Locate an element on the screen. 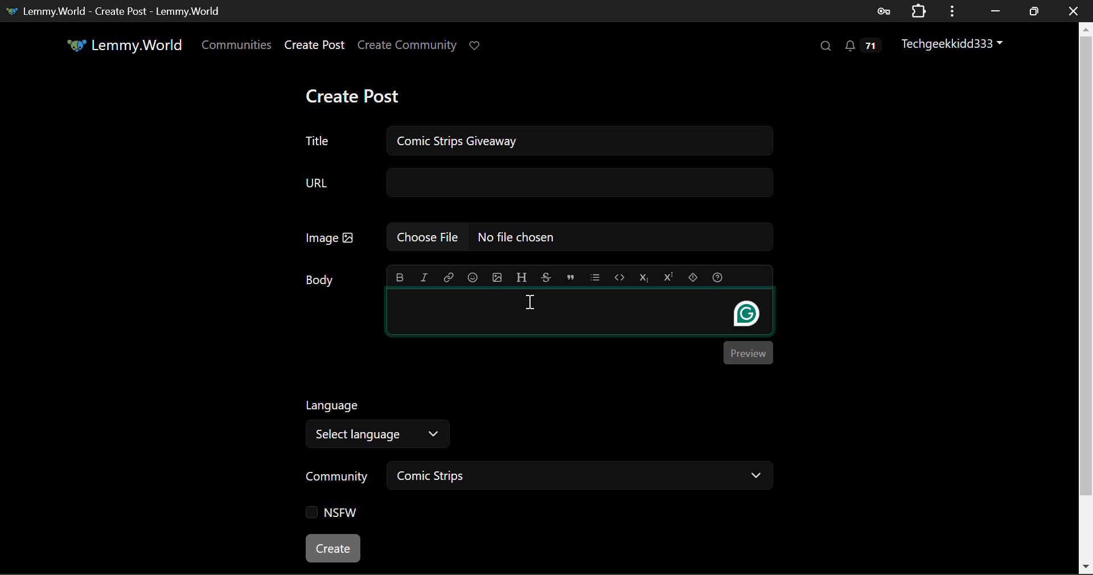 The height and width of the screenshot is (575, 1093). Options is located at coordinates (951, 11).